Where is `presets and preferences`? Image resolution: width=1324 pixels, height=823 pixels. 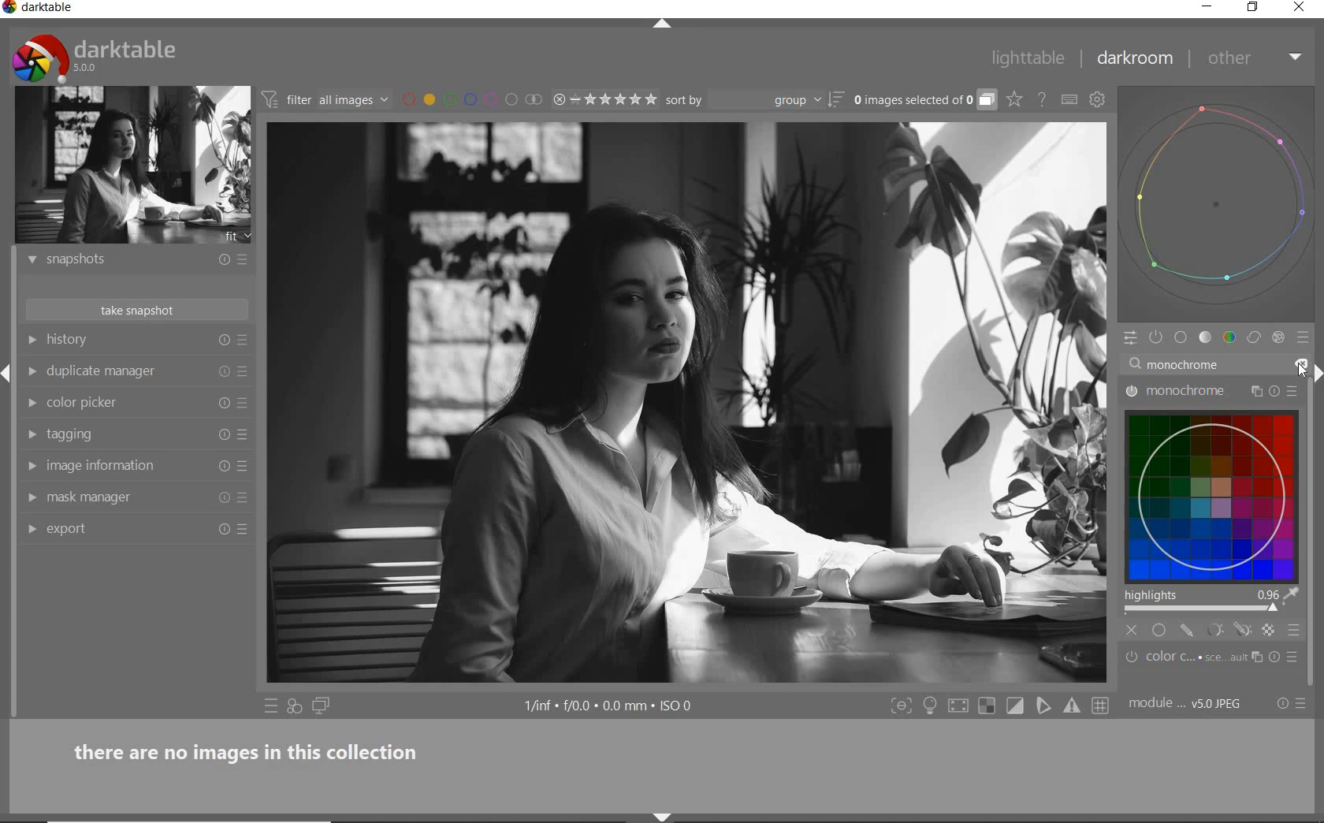
presets and preferences is located at coordinates (242, 341).